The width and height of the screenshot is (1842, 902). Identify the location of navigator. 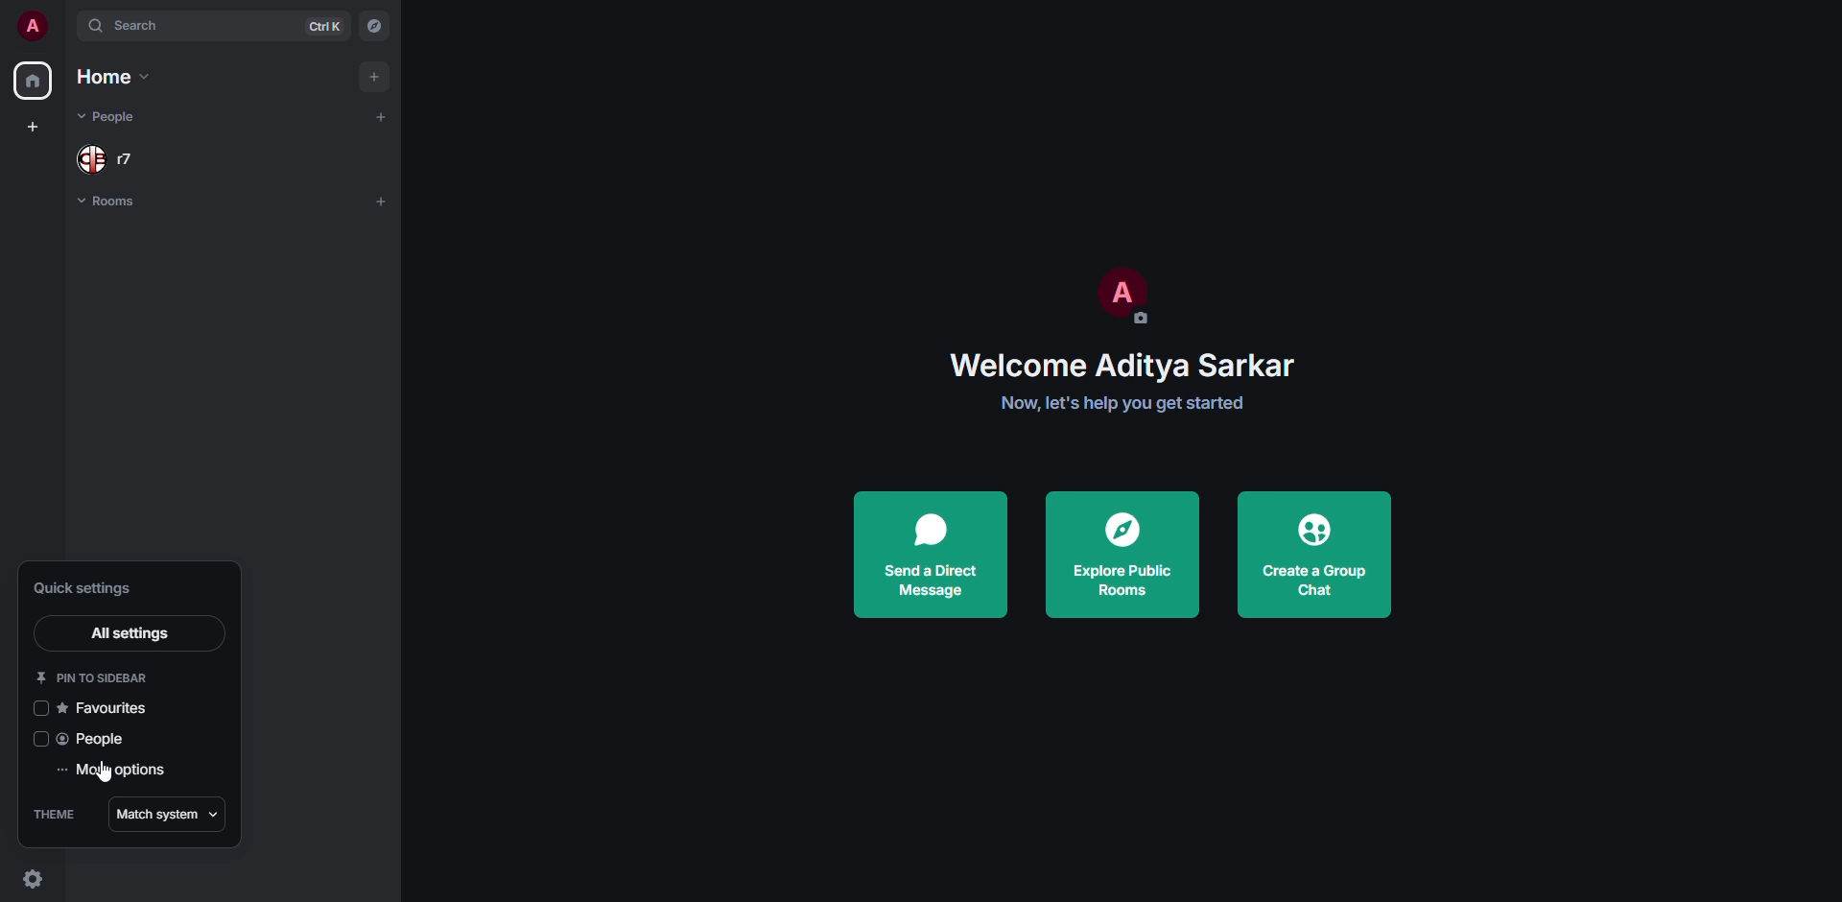
(377, 27).